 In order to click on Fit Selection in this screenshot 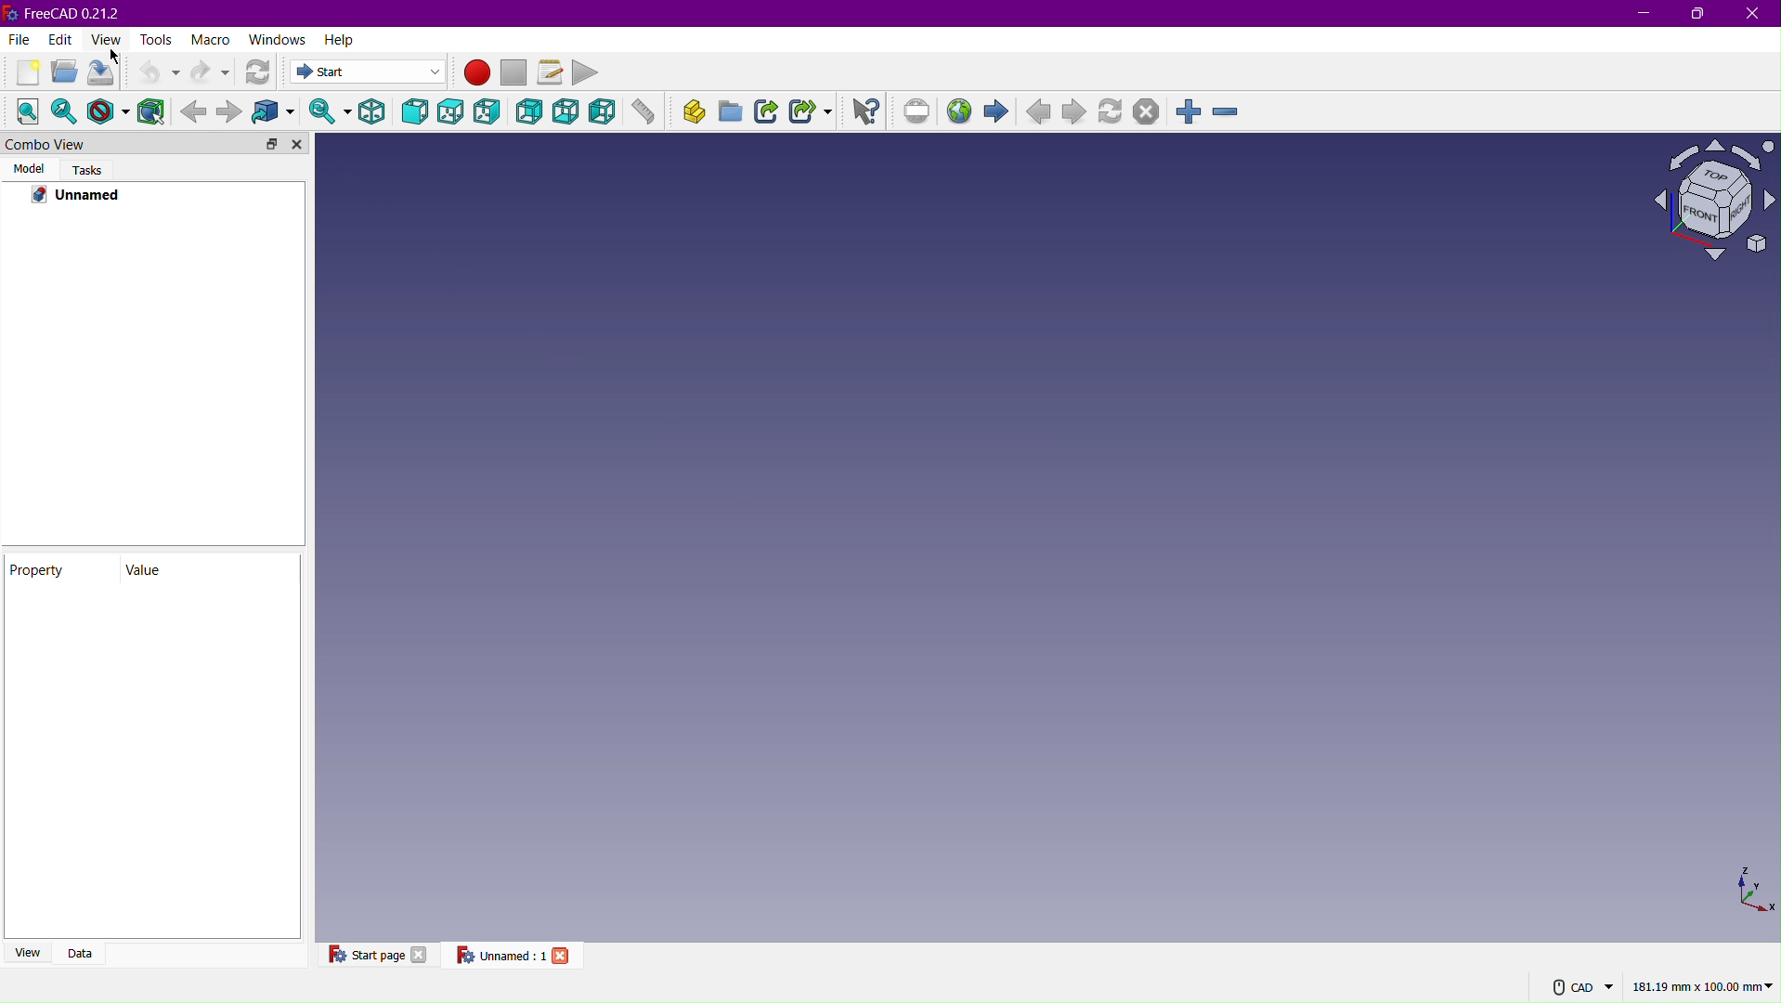, I will do `click(61, 111)`.